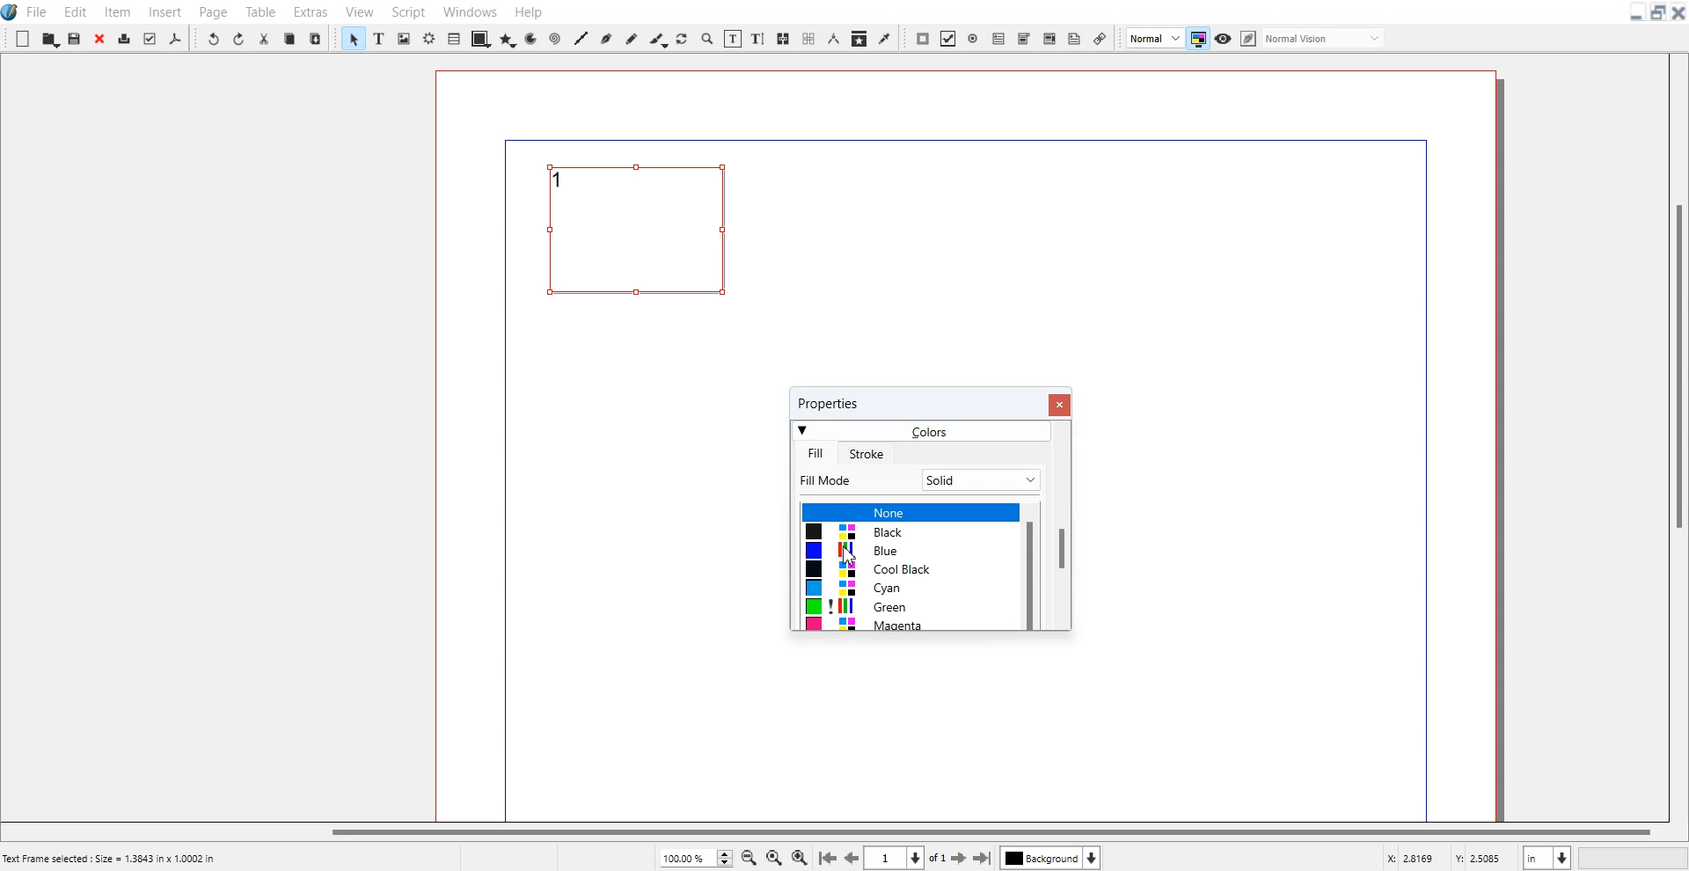  I want to click on PDF Combo Box, so click(1025, 39).